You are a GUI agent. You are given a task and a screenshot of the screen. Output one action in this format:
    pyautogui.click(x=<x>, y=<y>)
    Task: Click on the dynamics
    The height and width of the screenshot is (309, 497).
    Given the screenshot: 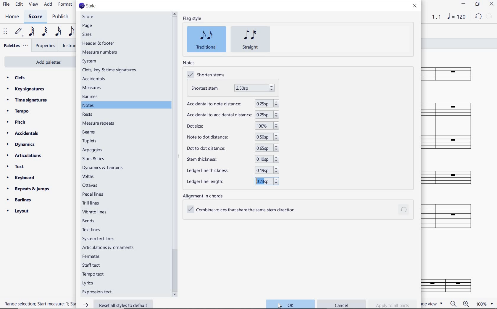 What is the action you would take?
    pyautogui.click(x=22, y=144)
    